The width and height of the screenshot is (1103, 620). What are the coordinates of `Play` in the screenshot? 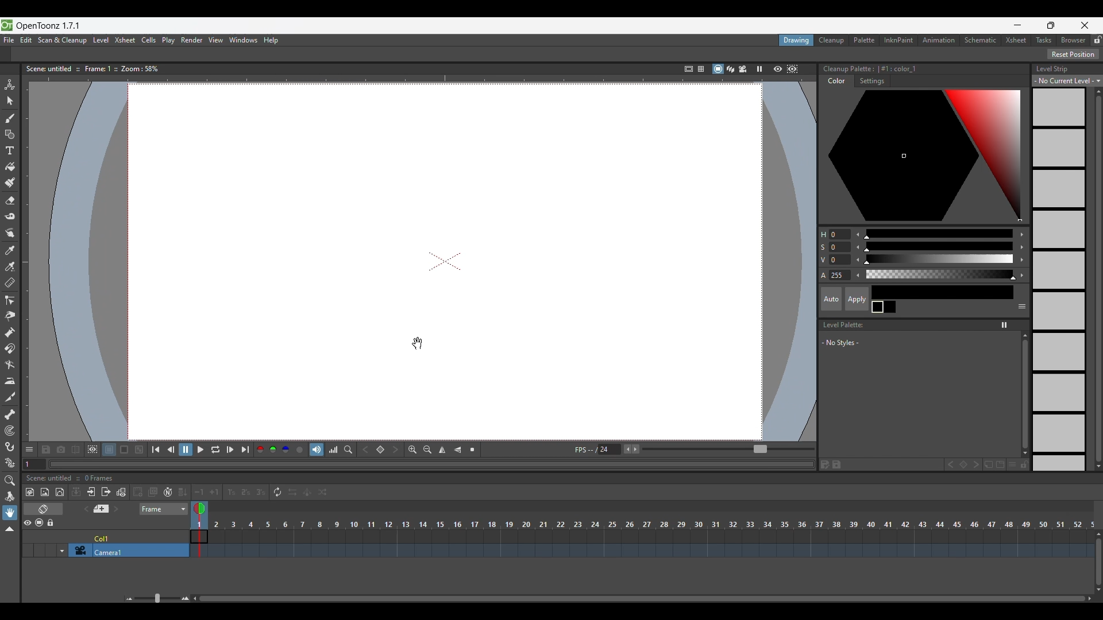 It's located at (200, 449).